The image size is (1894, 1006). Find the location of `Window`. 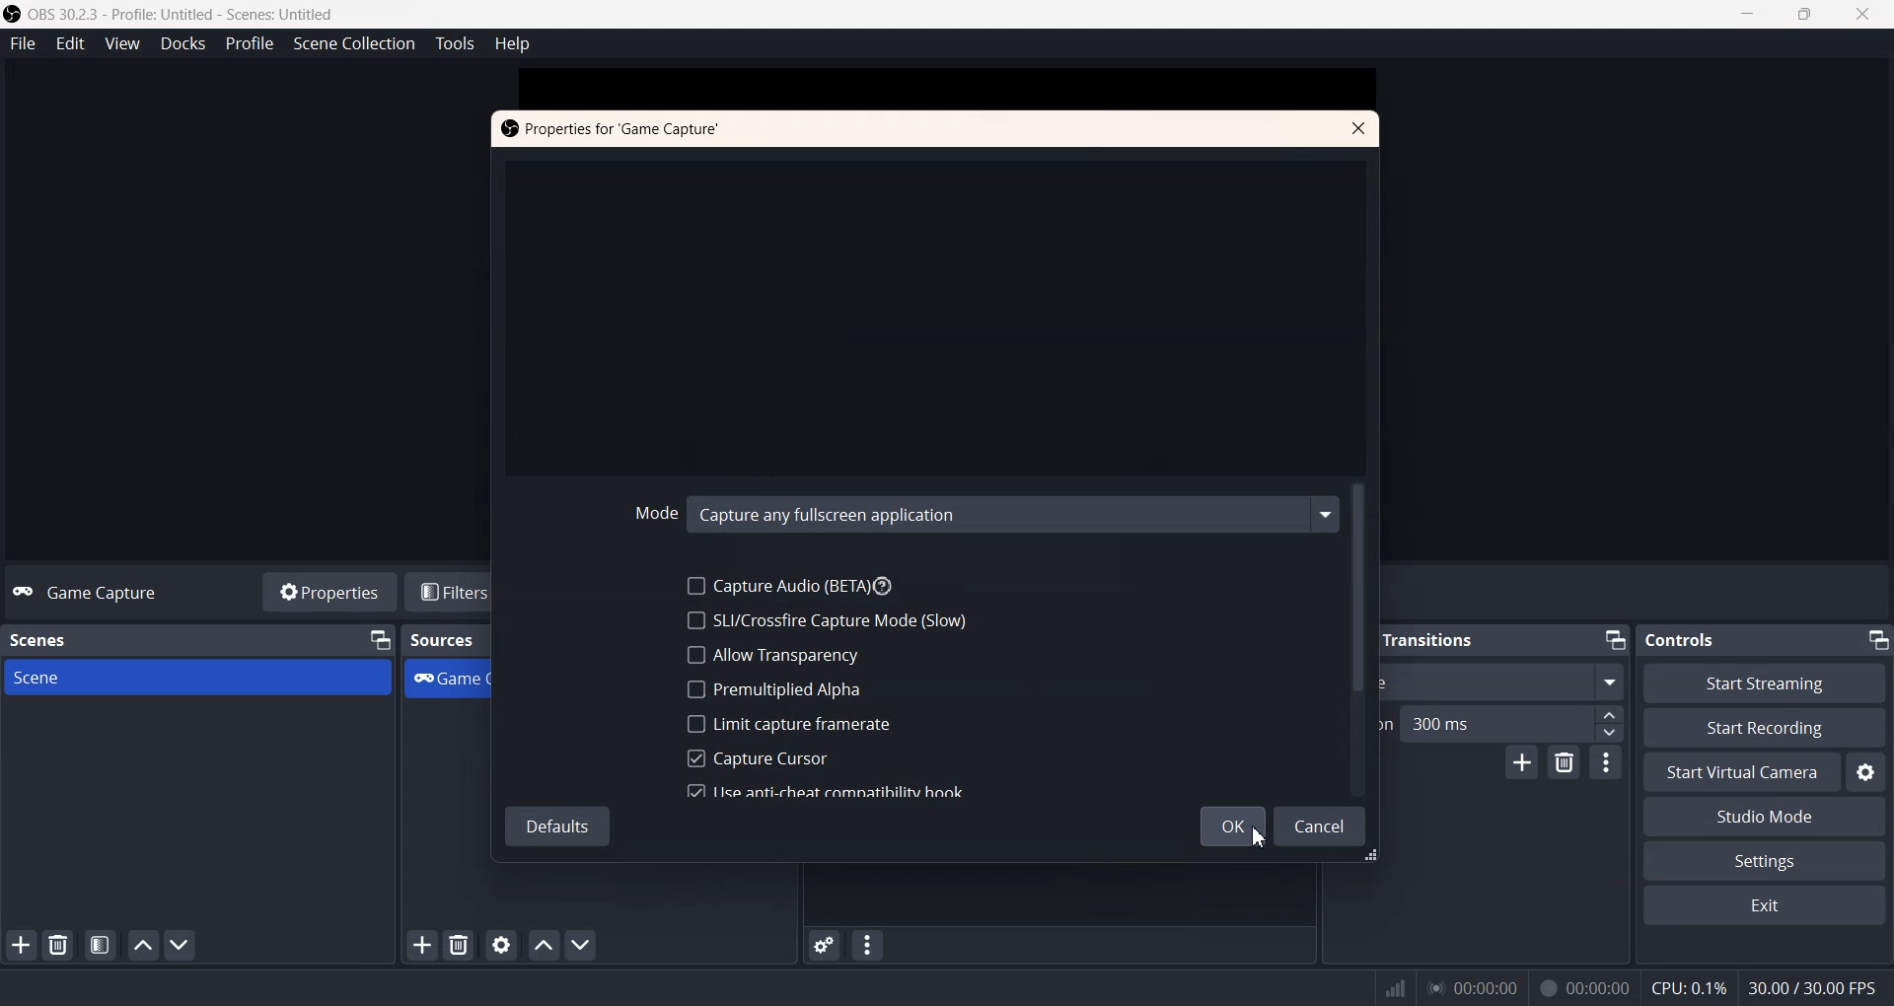

Window is located at coordinates (934, 318).